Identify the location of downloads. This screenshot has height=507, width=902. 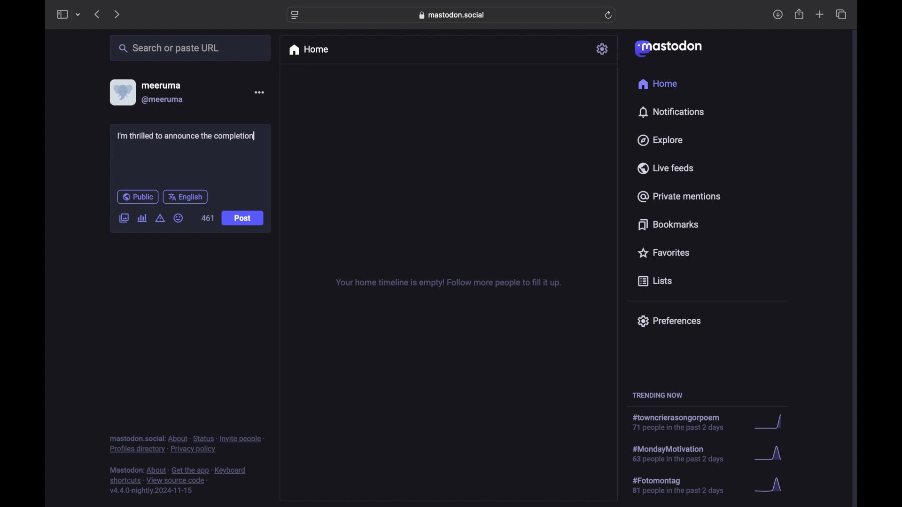
(778, 15).